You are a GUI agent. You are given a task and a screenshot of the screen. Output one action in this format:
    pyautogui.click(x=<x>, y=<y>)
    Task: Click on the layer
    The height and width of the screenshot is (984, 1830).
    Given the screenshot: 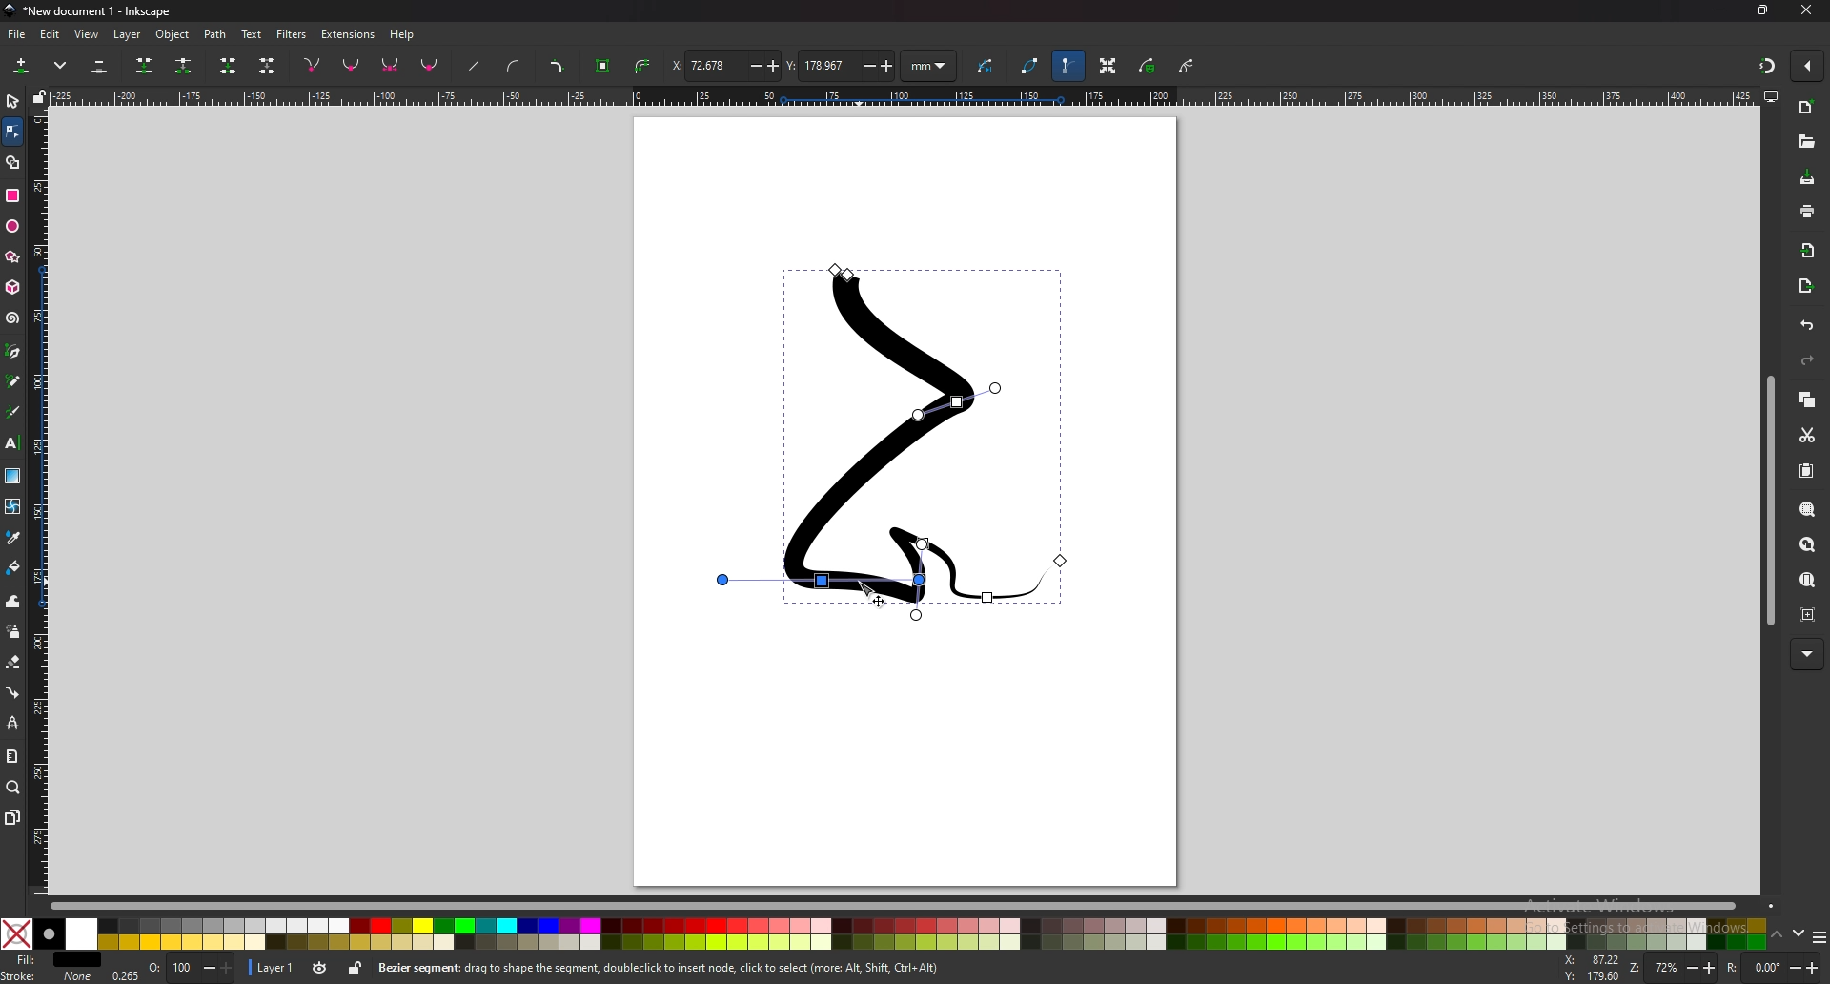 What is the action you would take?
    pyautogui.click(x=128, y=34)
    